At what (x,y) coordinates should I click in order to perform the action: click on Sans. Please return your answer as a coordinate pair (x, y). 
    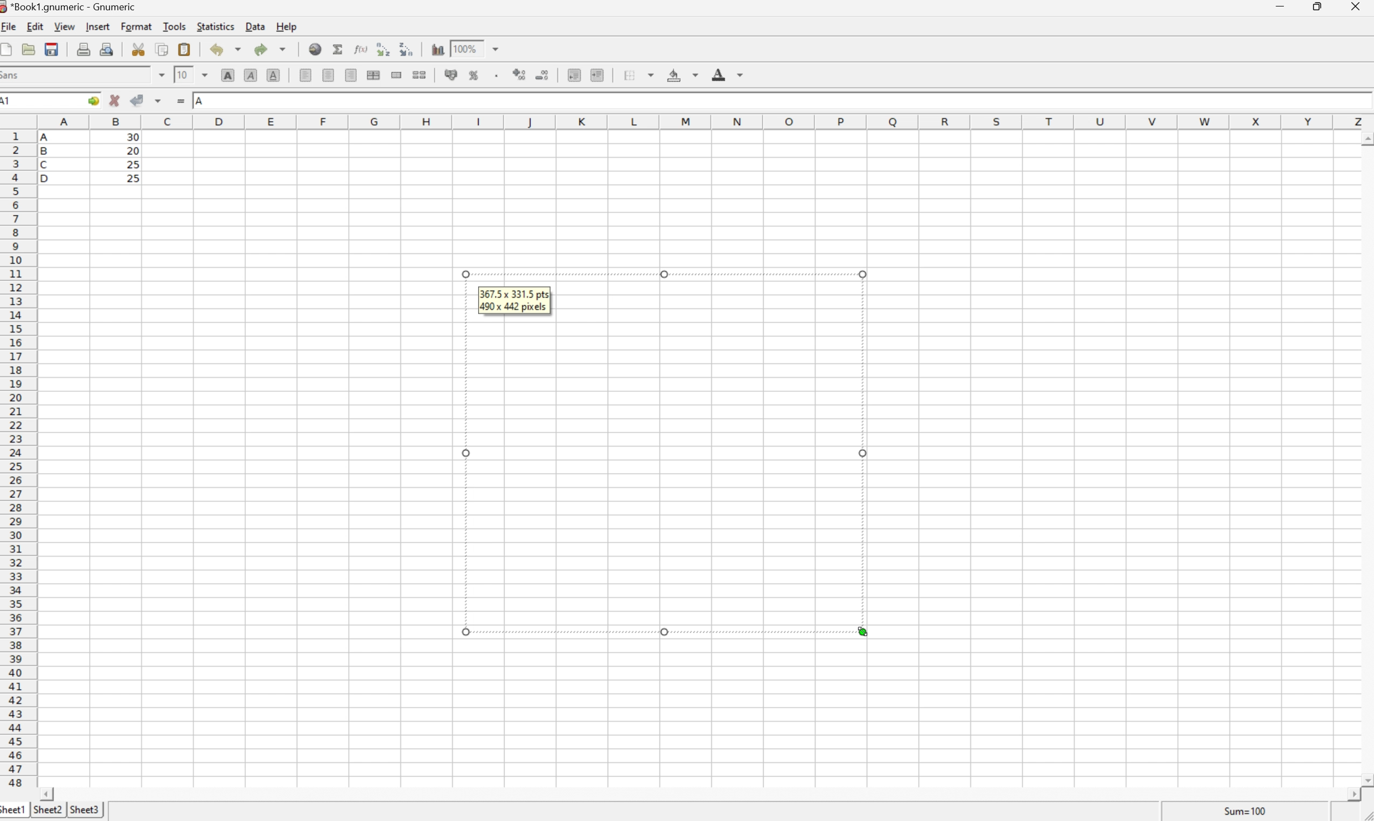
    Looking at the image, I should click on (12, 75).